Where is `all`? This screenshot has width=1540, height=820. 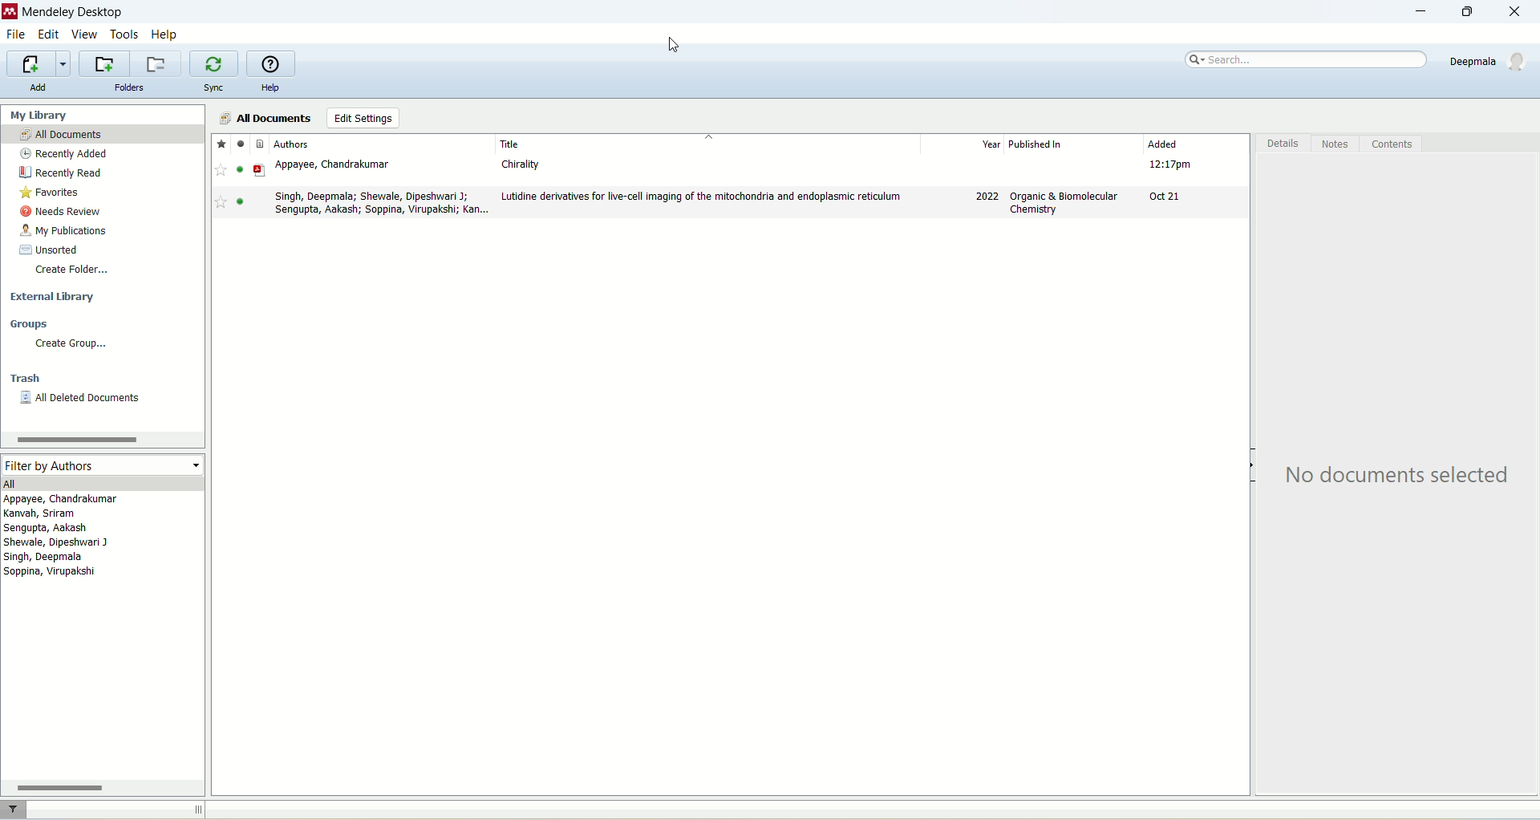 all is located at coordinates (100, 483).